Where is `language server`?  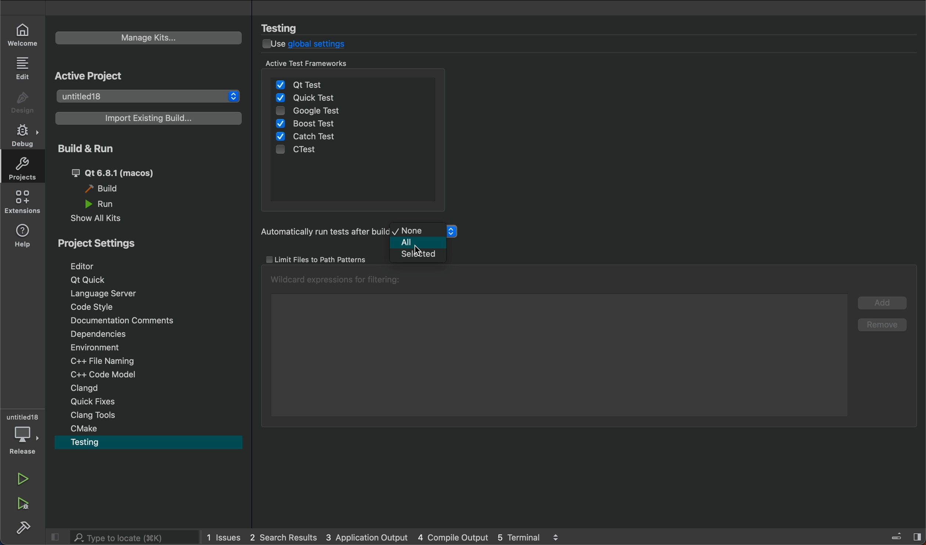
language server is located at coordinates (106, 295).